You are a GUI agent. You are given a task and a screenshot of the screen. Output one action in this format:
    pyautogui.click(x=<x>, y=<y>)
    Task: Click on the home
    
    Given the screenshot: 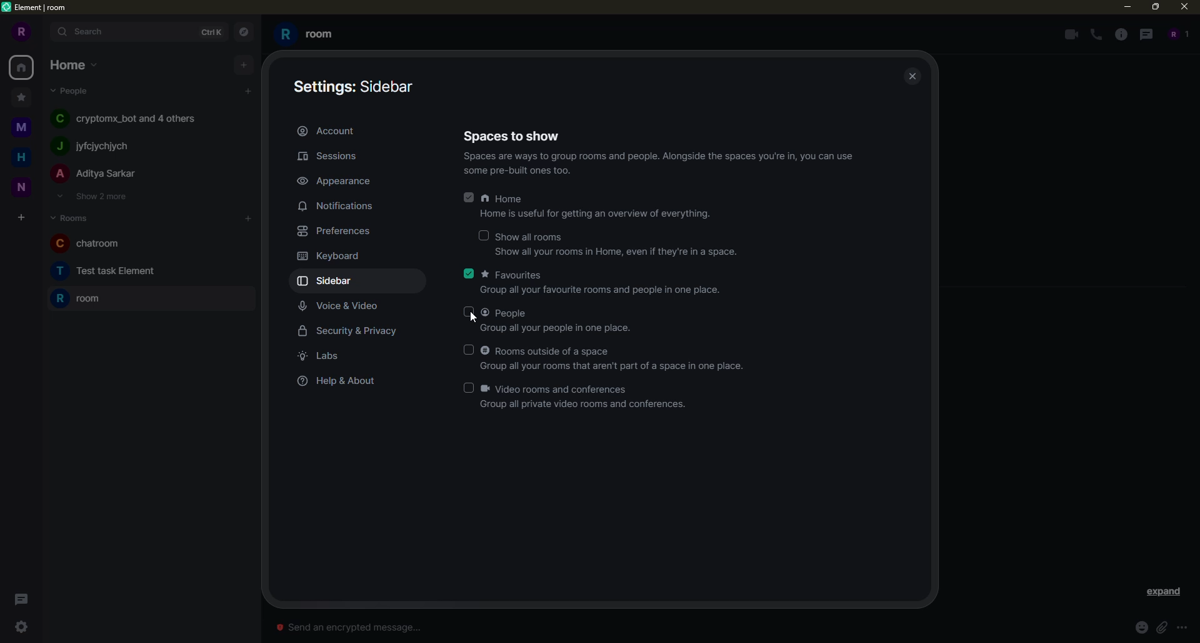 What is the action you would take?
    pyautogui.click(x=72, y=64)
    